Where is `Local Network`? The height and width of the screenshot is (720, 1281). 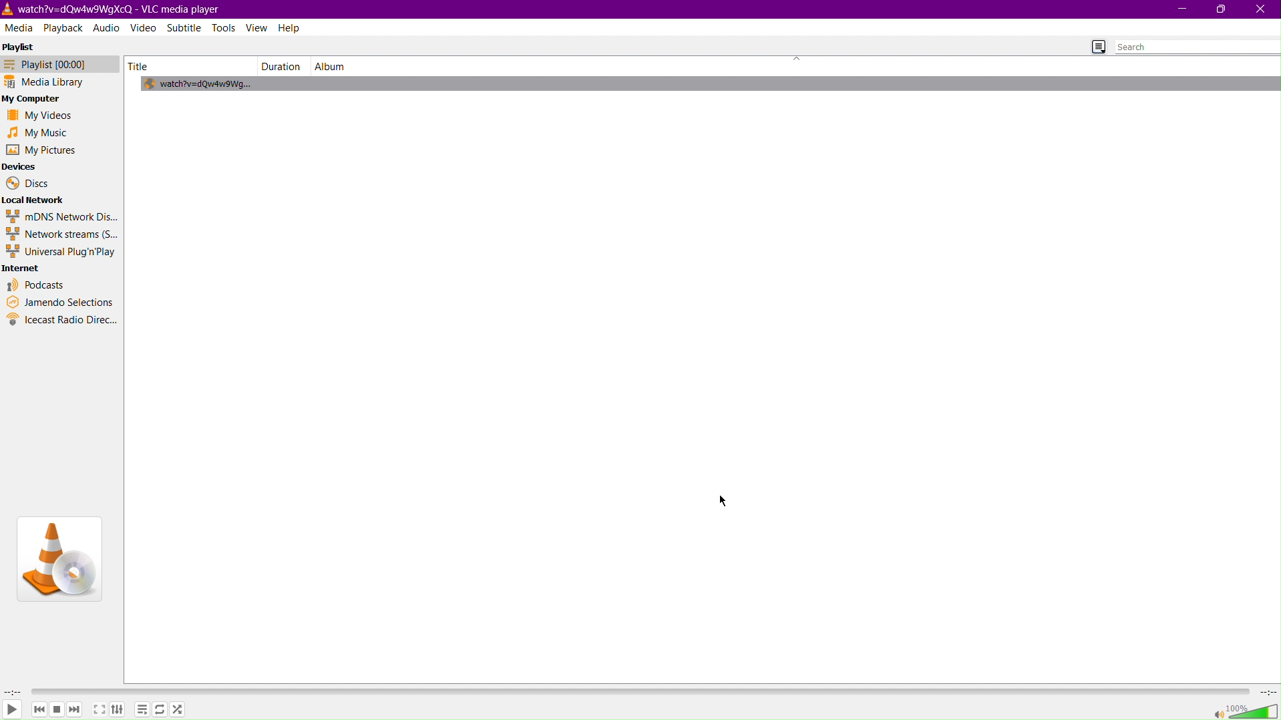 Local Network is located at coordinates (37, 200).